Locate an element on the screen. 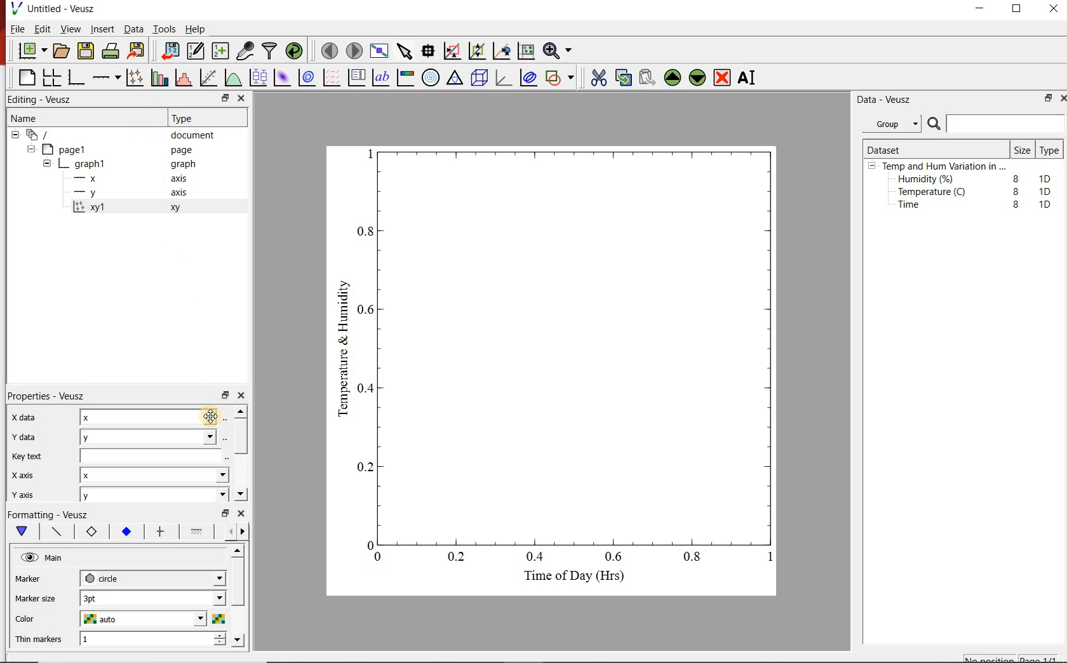  0.6 is located at coordinates (614, 556).